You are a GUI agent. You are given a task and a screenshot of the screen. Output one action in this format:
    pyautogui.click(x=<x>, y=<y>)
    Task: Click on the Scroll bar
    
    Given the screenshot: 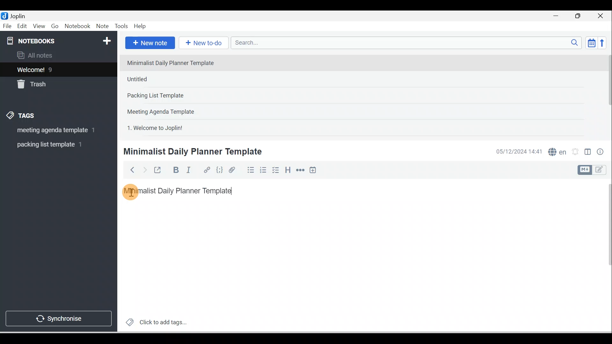 What is the action you would take?
    pyautogui.click(x=607, y=94)
    